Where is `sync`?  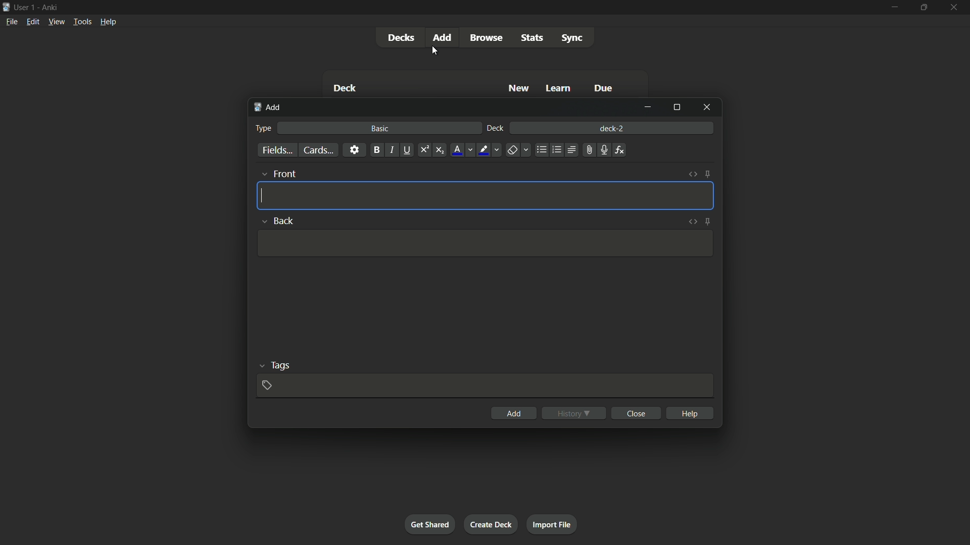
sync is located at coordinates (572, 38).